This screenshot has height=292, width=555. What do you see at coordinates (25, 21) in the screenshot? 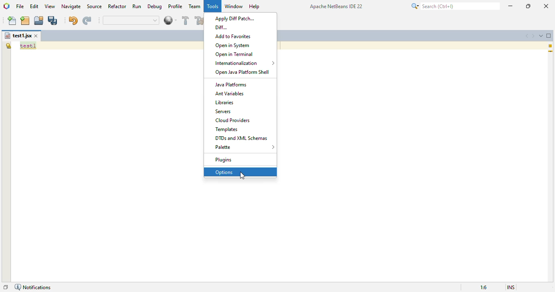
I see `new project` at bounding box center [25, 21].